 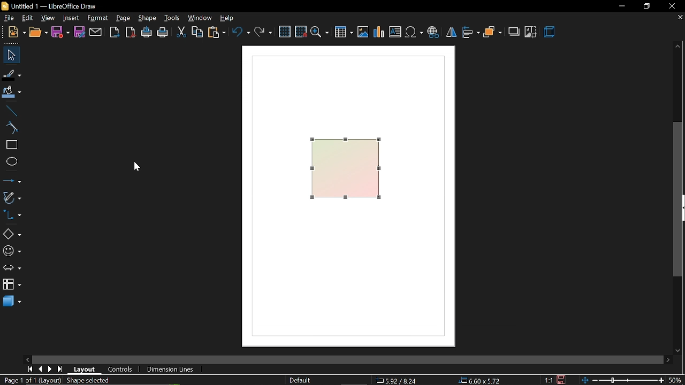 What do you see at coordinates (31, 381) in the screenshot?
I see `current page (Page 1 of 1 (Layout))` at bounding box center [31, 381].